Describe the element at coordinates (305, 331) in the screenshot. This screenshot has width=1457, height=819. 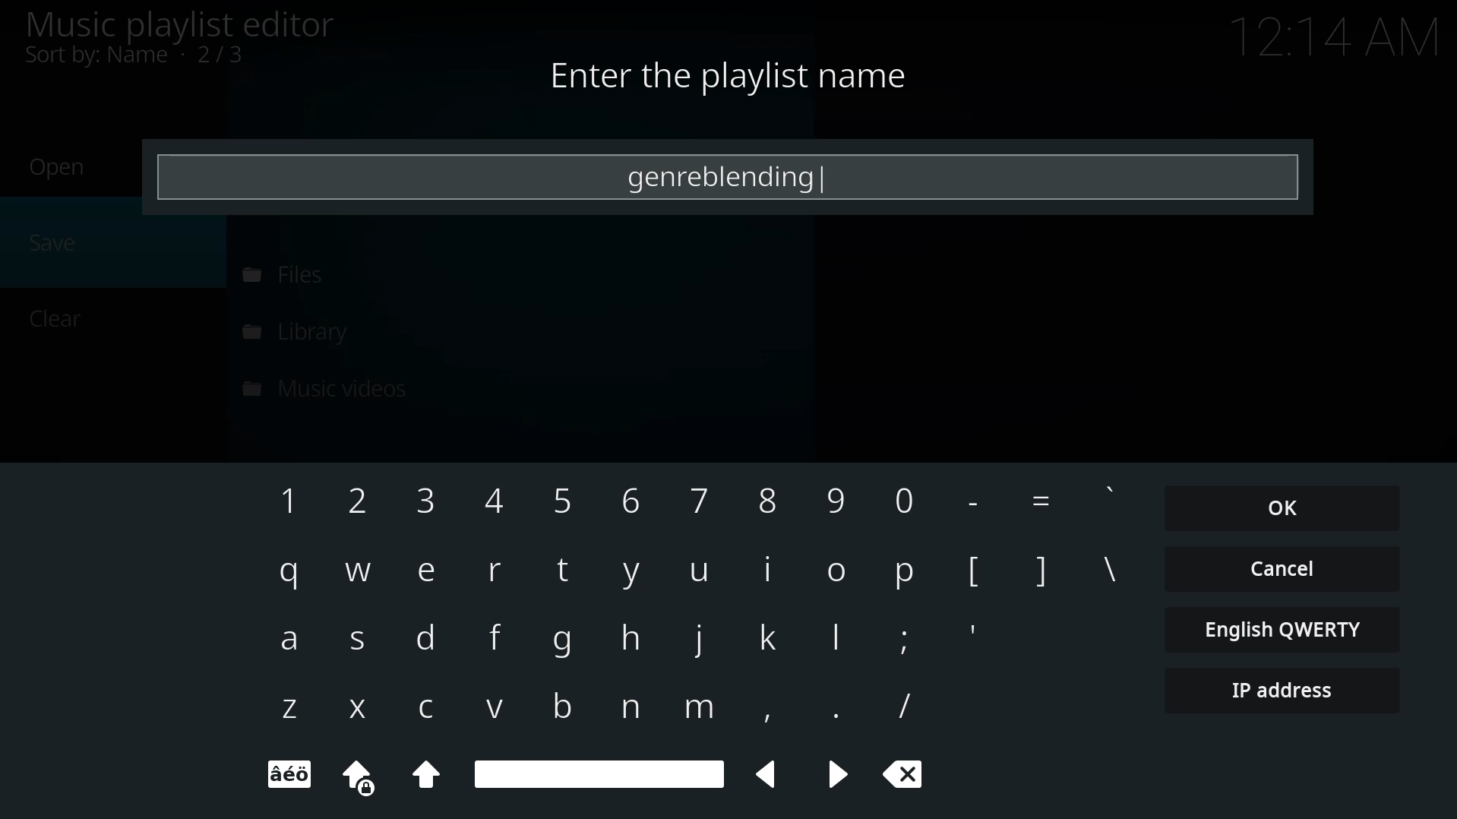
I see `library` at that location.